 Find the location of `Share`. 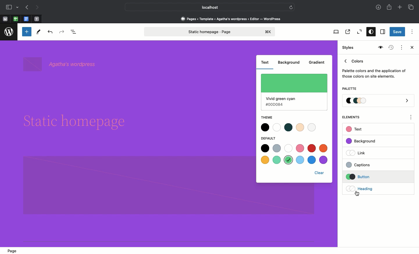

Share is located at coordinates (390, 7).